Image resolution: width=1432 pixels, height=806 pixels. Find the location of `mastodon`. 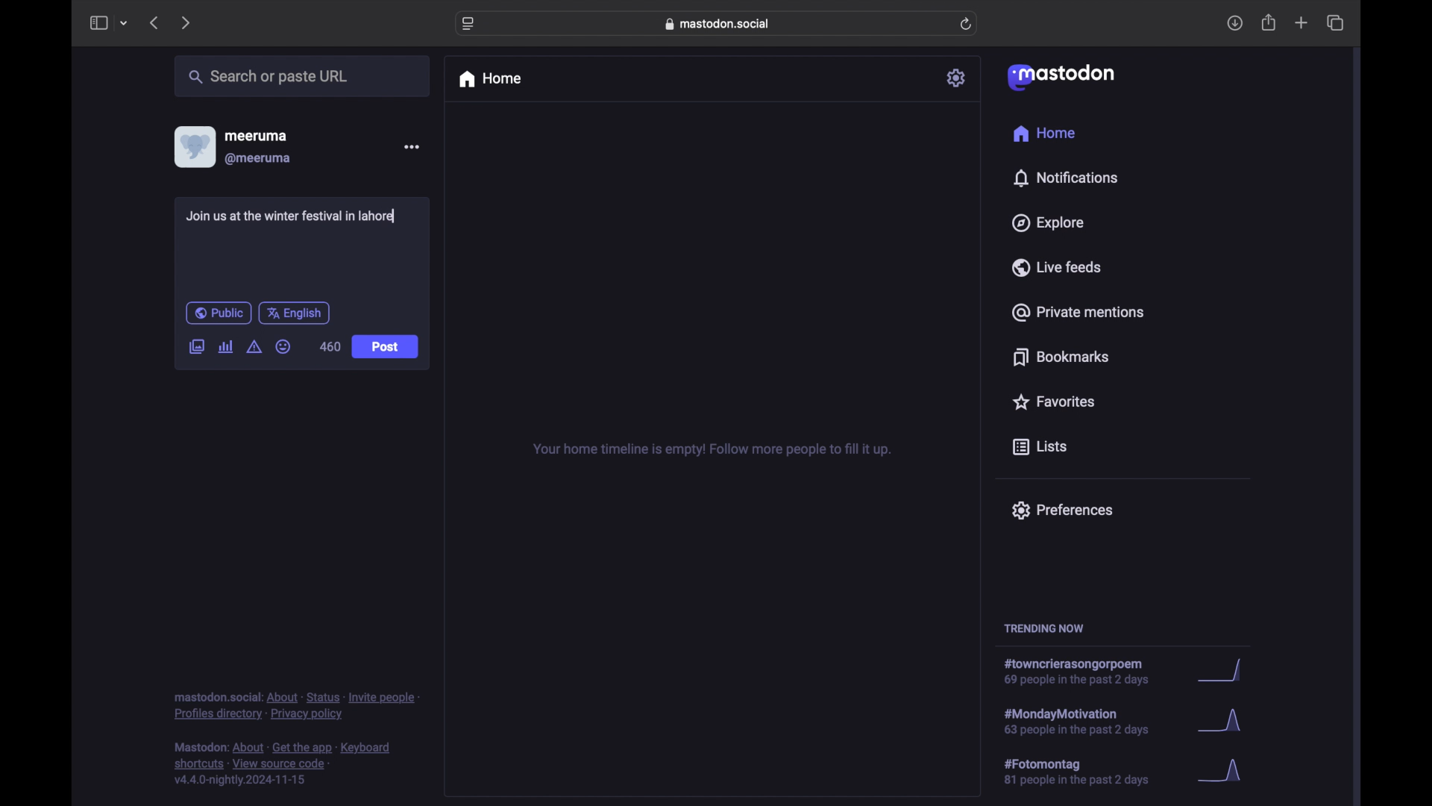

mastodon is located at coordinates (1059, 76).